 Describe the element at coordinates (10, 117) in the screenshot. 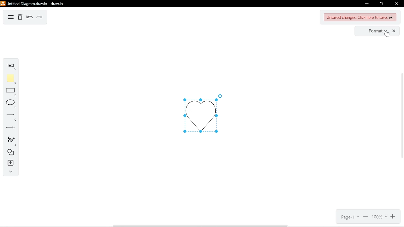

I see `lines` at that location.